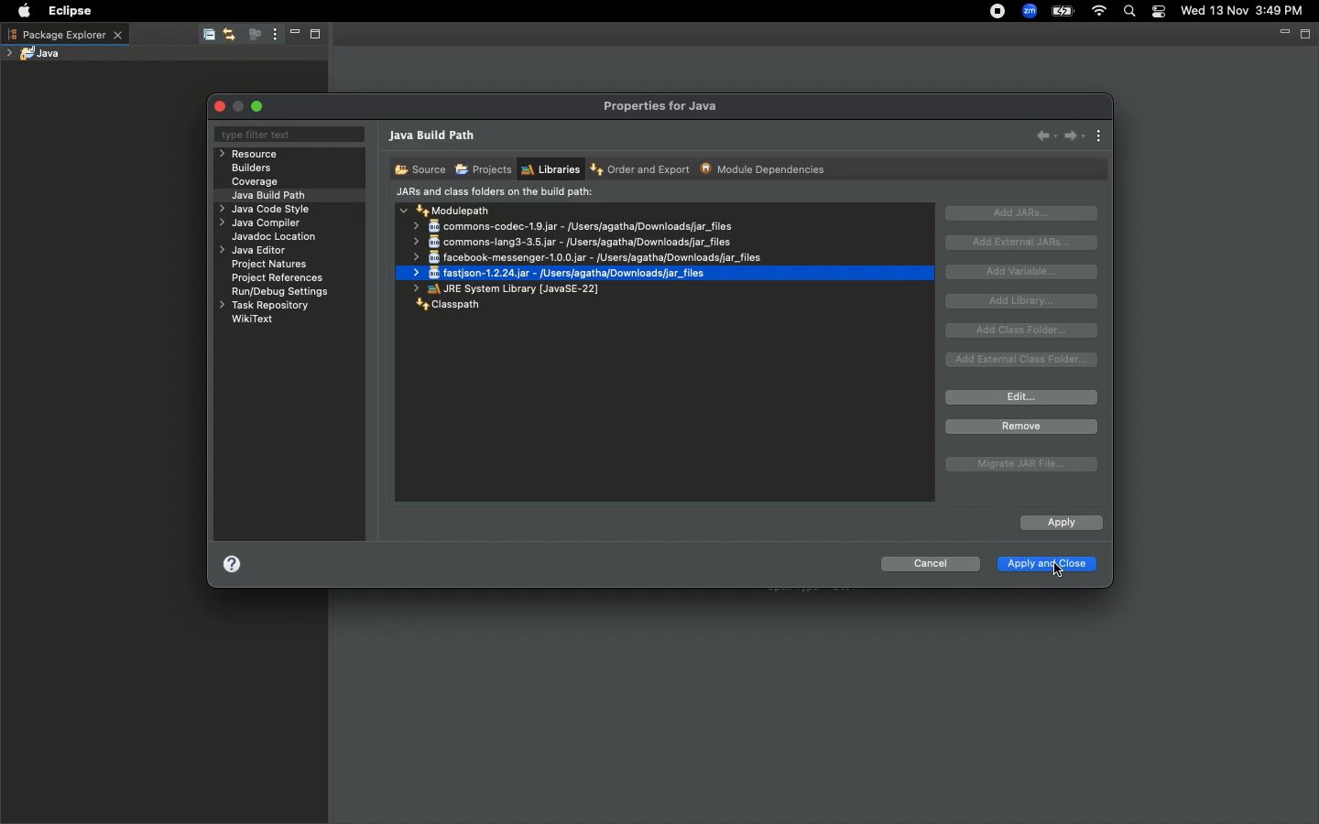 The width and height of the screenshot is (1319, 824). Describe the element at coordinates (251, 154) in the screenshot. I see `Resource` at that location.